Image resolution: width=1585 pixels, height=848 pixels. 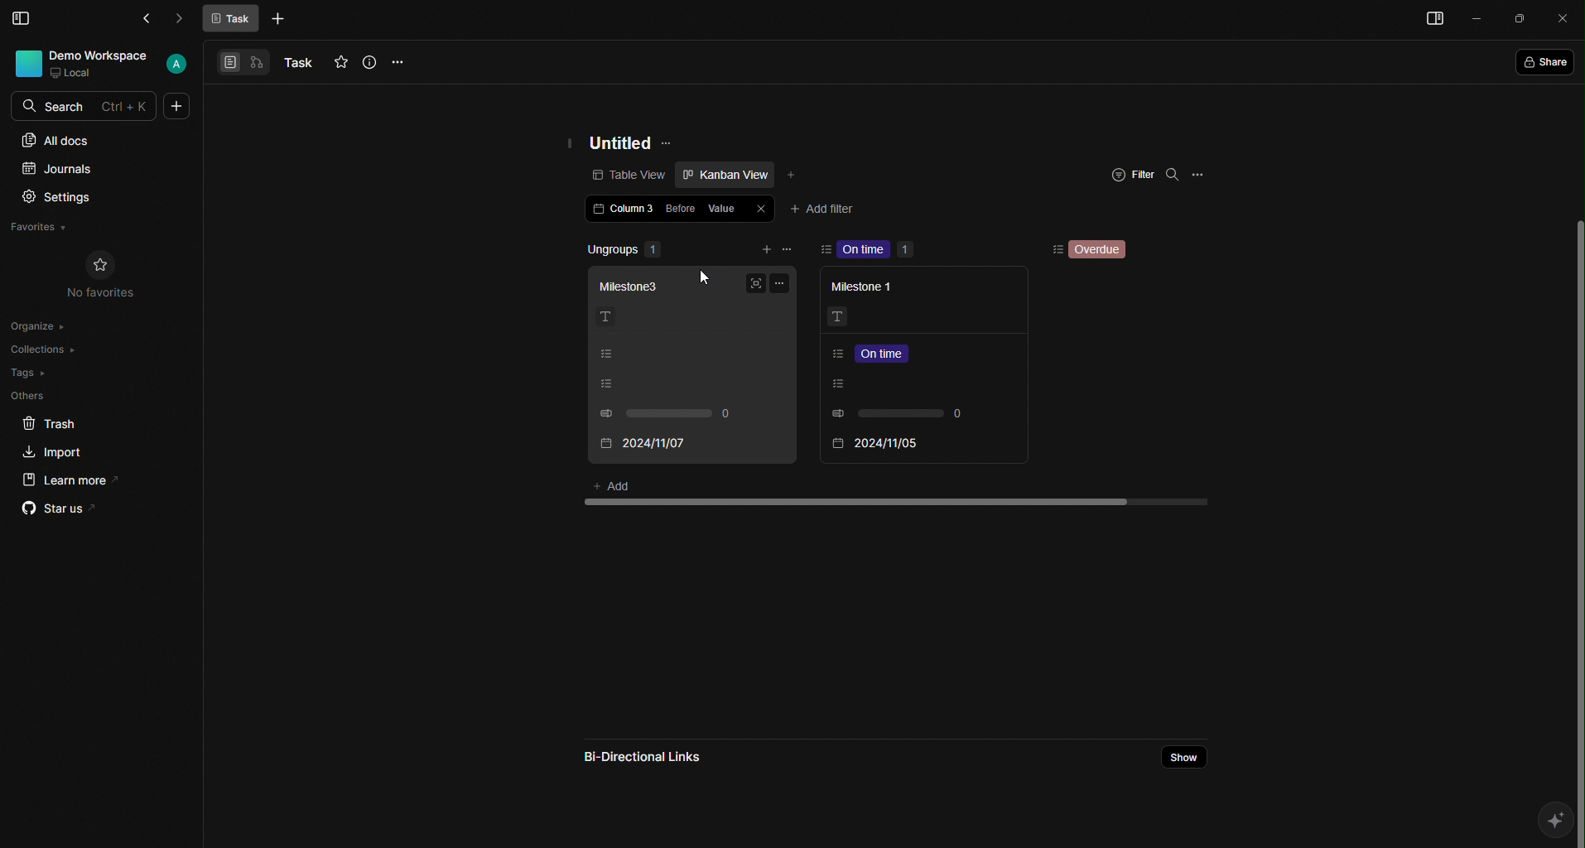 What do you see at coordinates (619, 317) in the screenshot?
I see `Text` at bounding box center [619, 317].